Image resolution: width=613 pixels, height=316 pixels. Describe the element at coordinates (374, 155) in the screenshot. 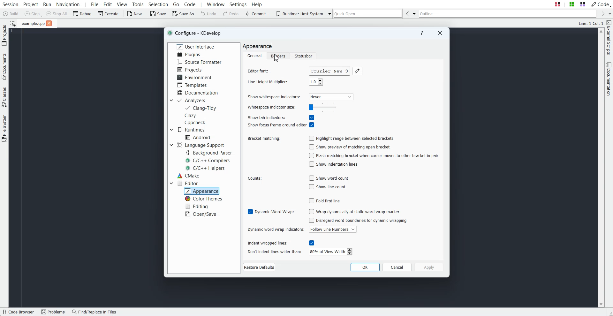

I see `Disable Flash matching bracket when cursor moves to other bracket in pair` at that location.